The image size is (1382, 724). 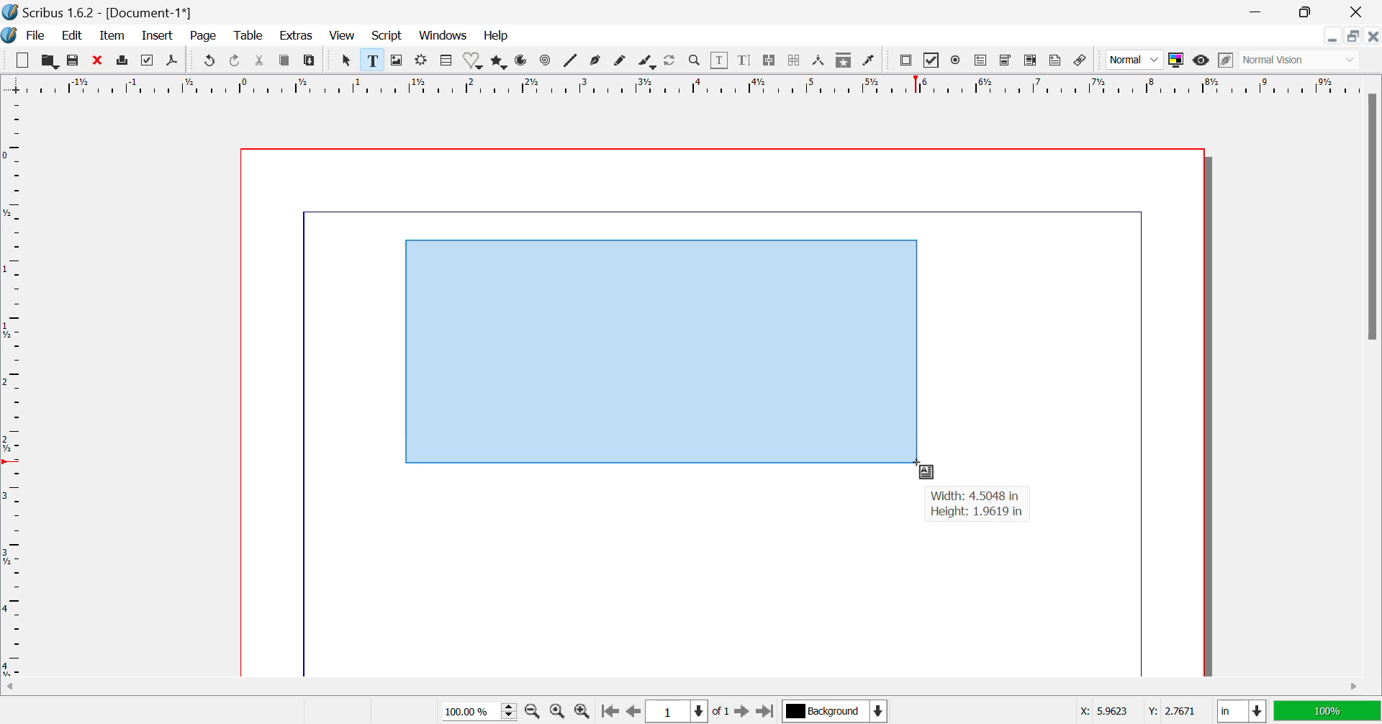 What do you see at coordinates (1201, 62) in the screenshot?
I see `Preview Mode` at bounding box center [1201, 62].